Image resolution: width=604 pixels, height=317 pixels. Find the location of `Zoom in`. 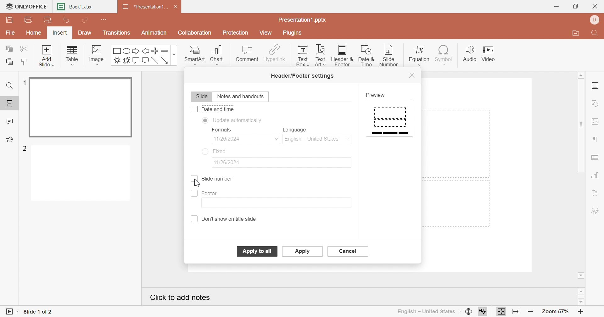

Zoom in is located at coordinates (583, 312).